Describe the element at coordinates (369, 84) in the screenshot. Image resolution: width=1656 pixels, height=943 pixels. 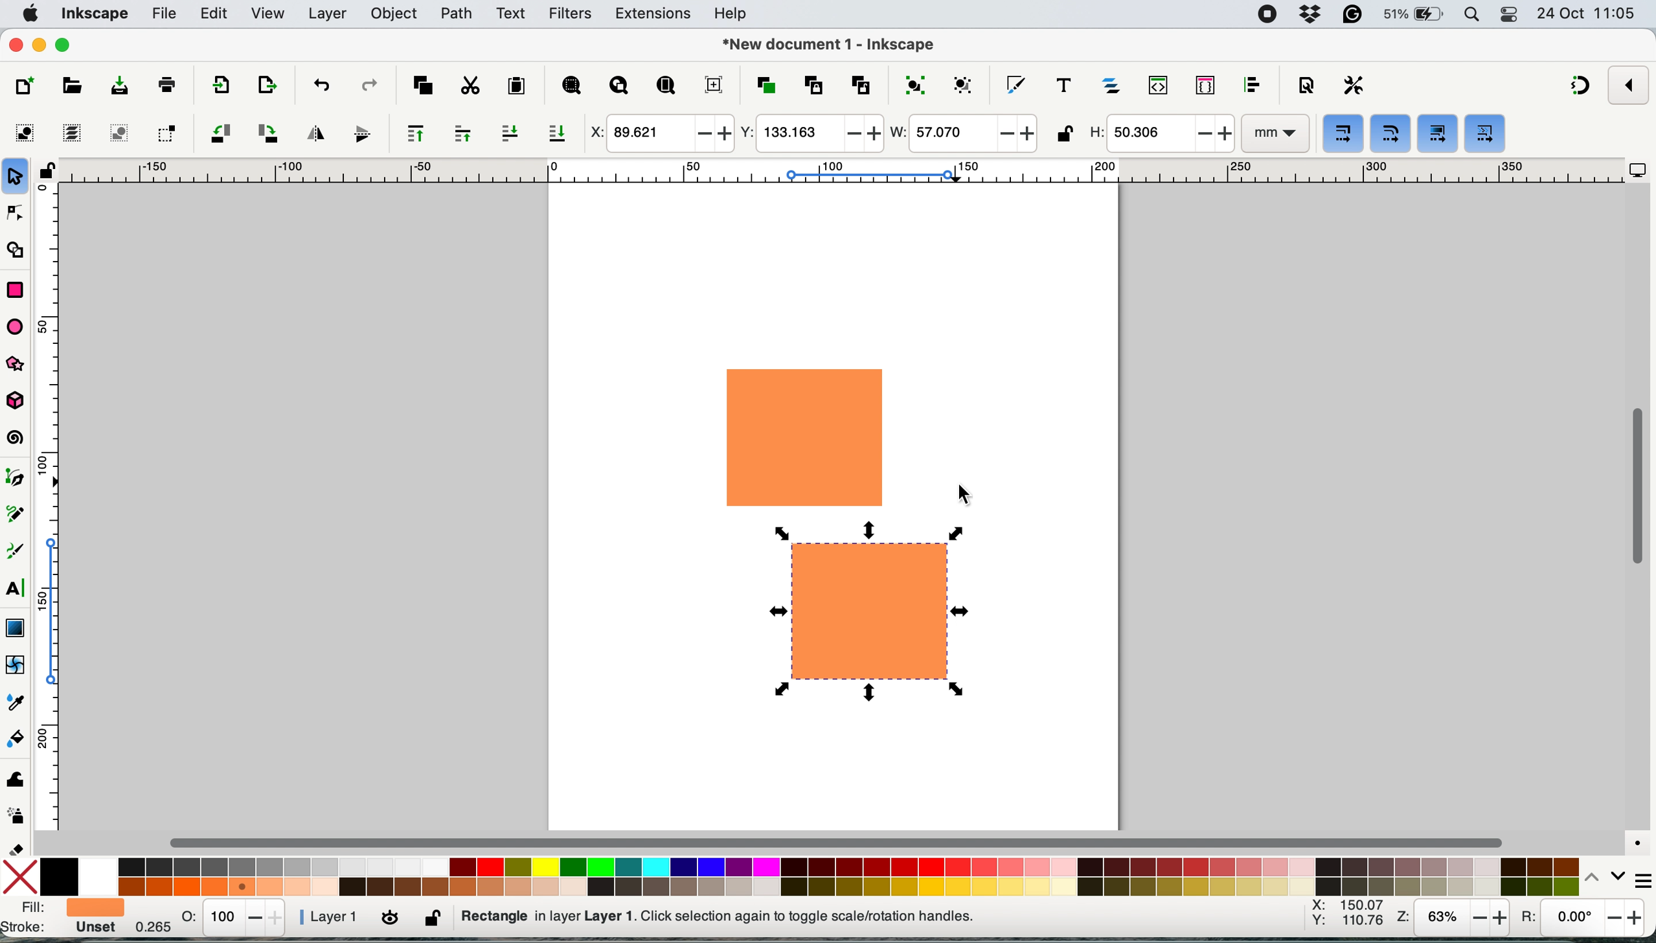
I see `redo` at that location.